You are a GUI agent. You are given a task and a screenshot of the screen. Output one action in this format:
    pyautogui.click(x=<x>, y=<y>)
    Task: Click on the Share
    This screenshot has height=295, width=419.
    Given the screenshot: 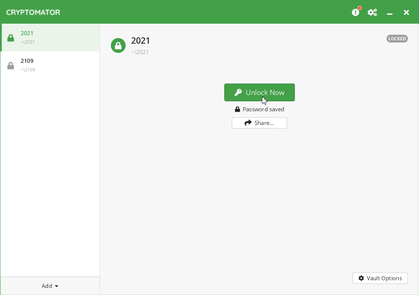 What is the action you would take?
    pyautogui.click(x=259, y=123)
    